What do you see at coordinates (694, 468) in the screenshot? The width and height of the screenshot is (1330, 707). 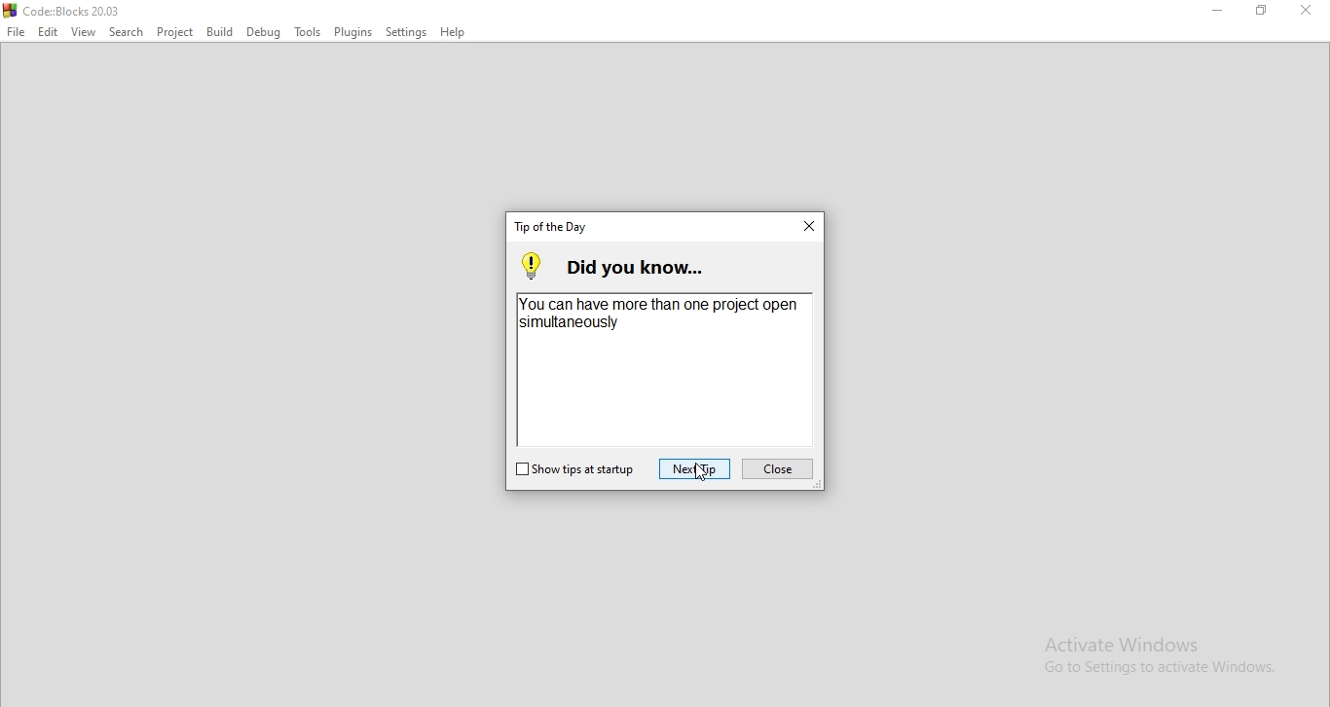 I see `next tip` at bounding box center [694, 468].